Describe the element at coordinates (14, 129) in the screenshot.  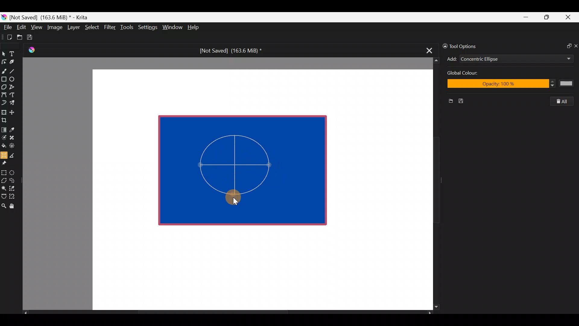
I see `Sample a colour from the image/current layer` at that location.